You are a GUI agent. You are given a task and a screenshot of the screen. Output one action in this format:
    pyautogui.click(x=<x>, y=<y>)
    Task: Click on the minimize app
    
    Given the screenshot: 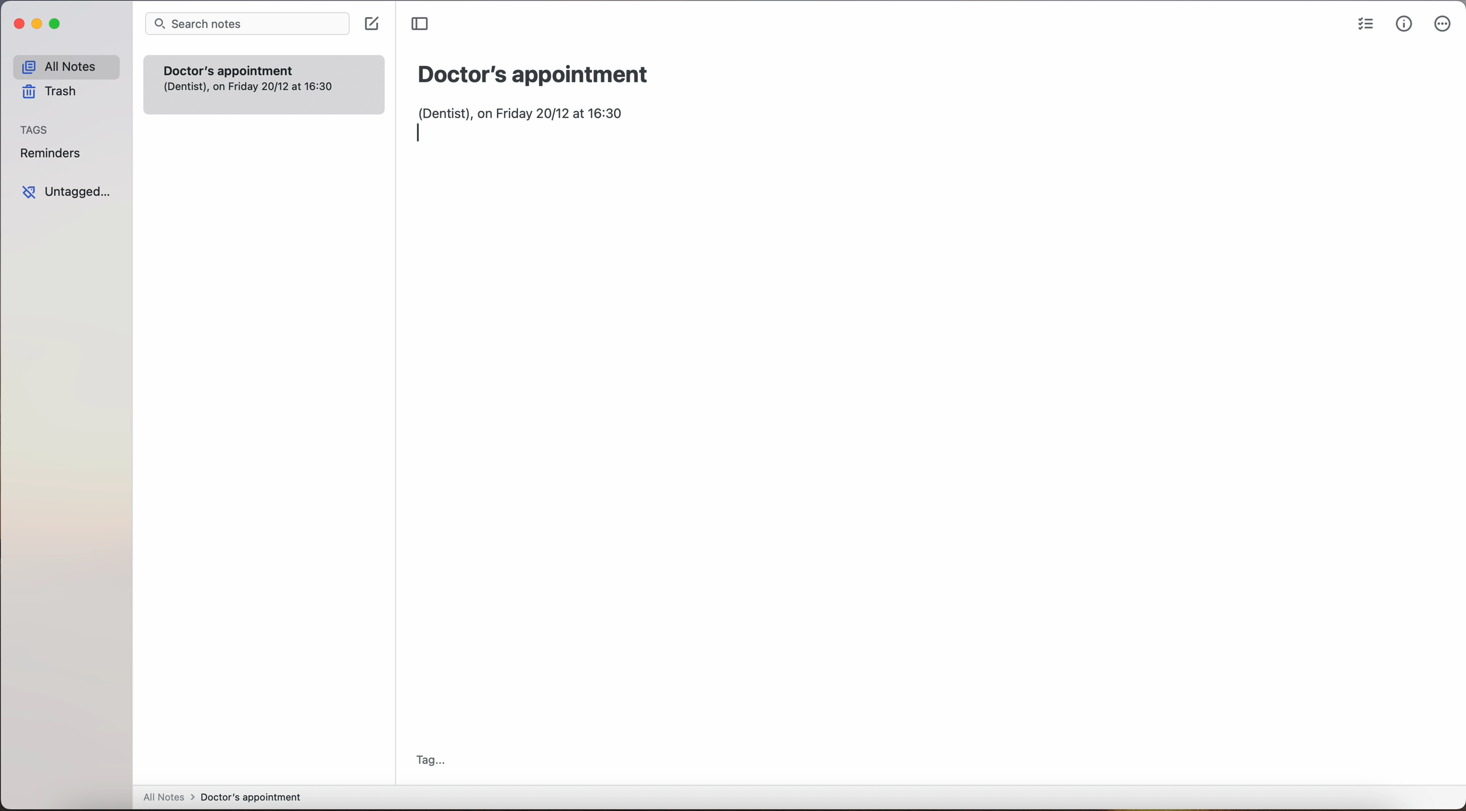 What is the action you would take?
    pyautogui.click(x=38, y=25)
    